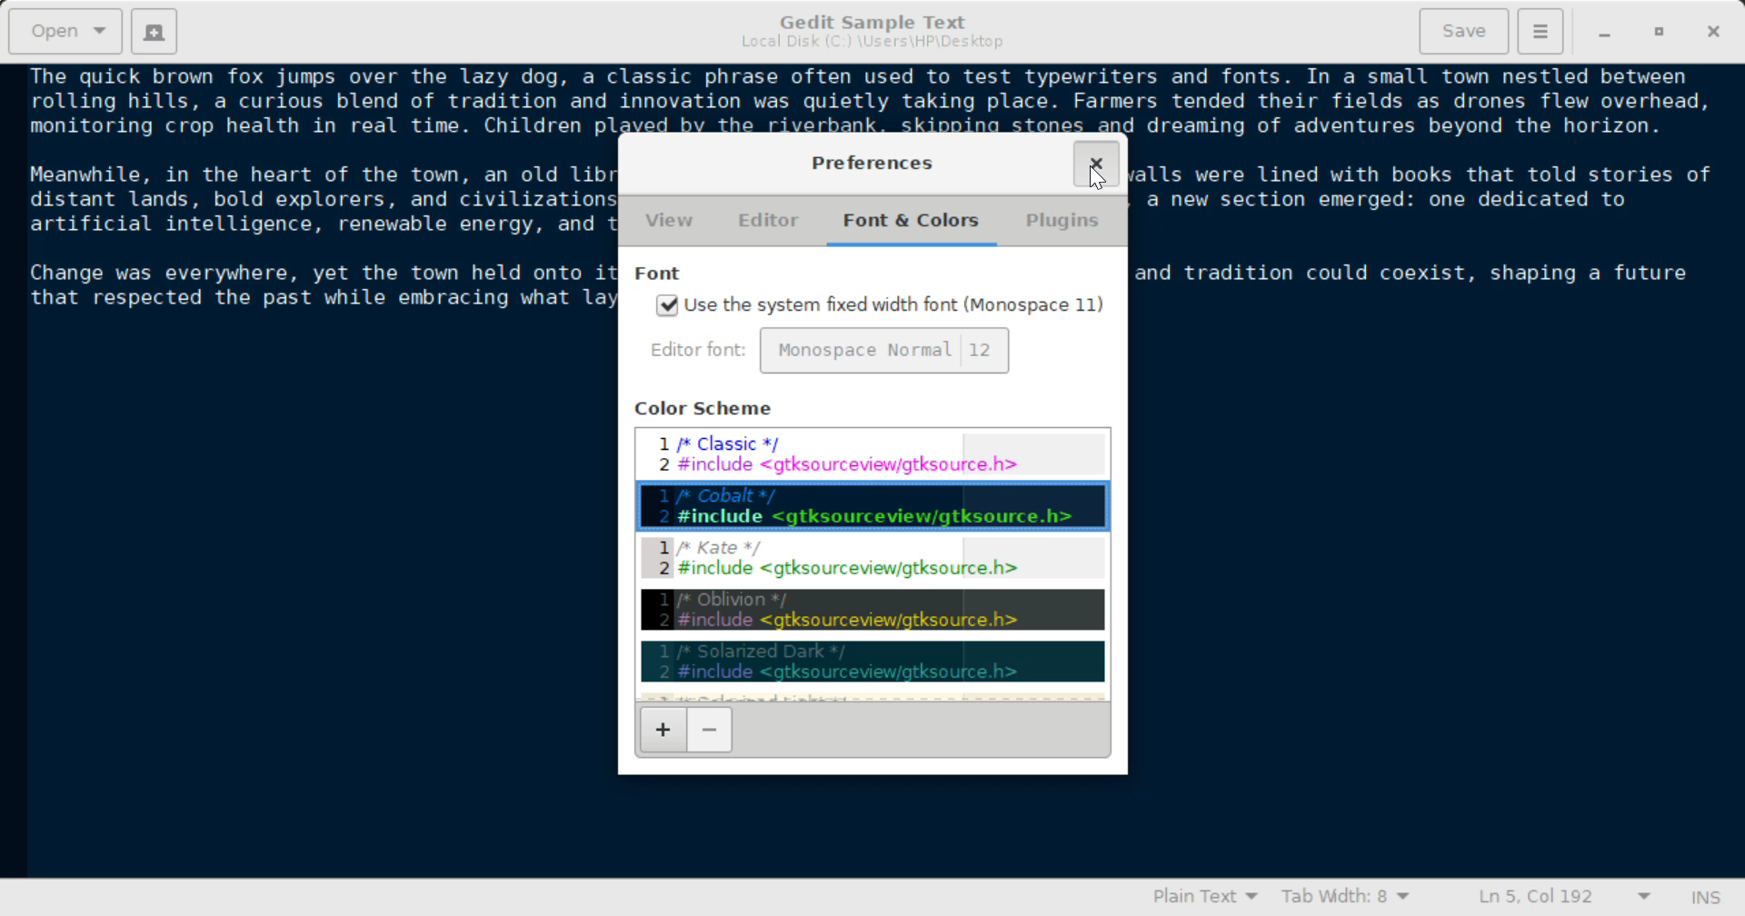  Describe the element at coordinates (1556, 899) in the screenshot. I see `Line & Character Count` at that location.